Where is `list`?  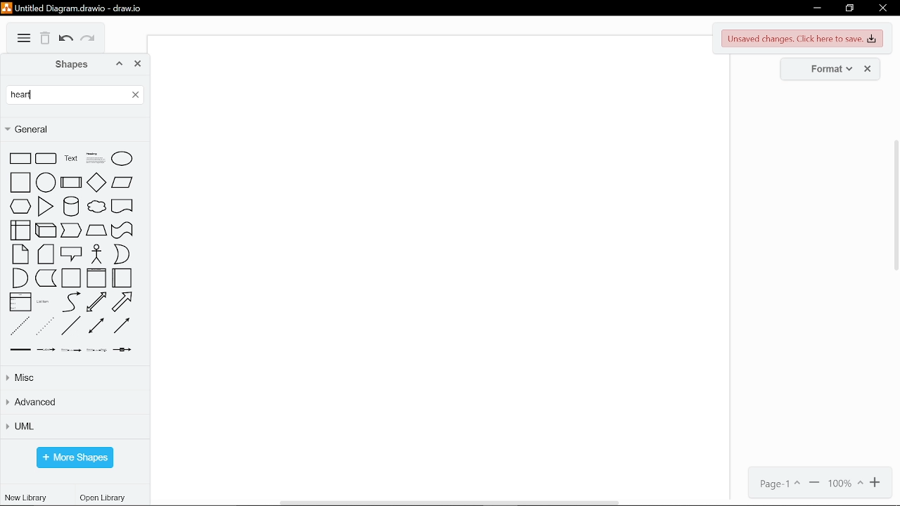
list is located at coordinates (21, 303).